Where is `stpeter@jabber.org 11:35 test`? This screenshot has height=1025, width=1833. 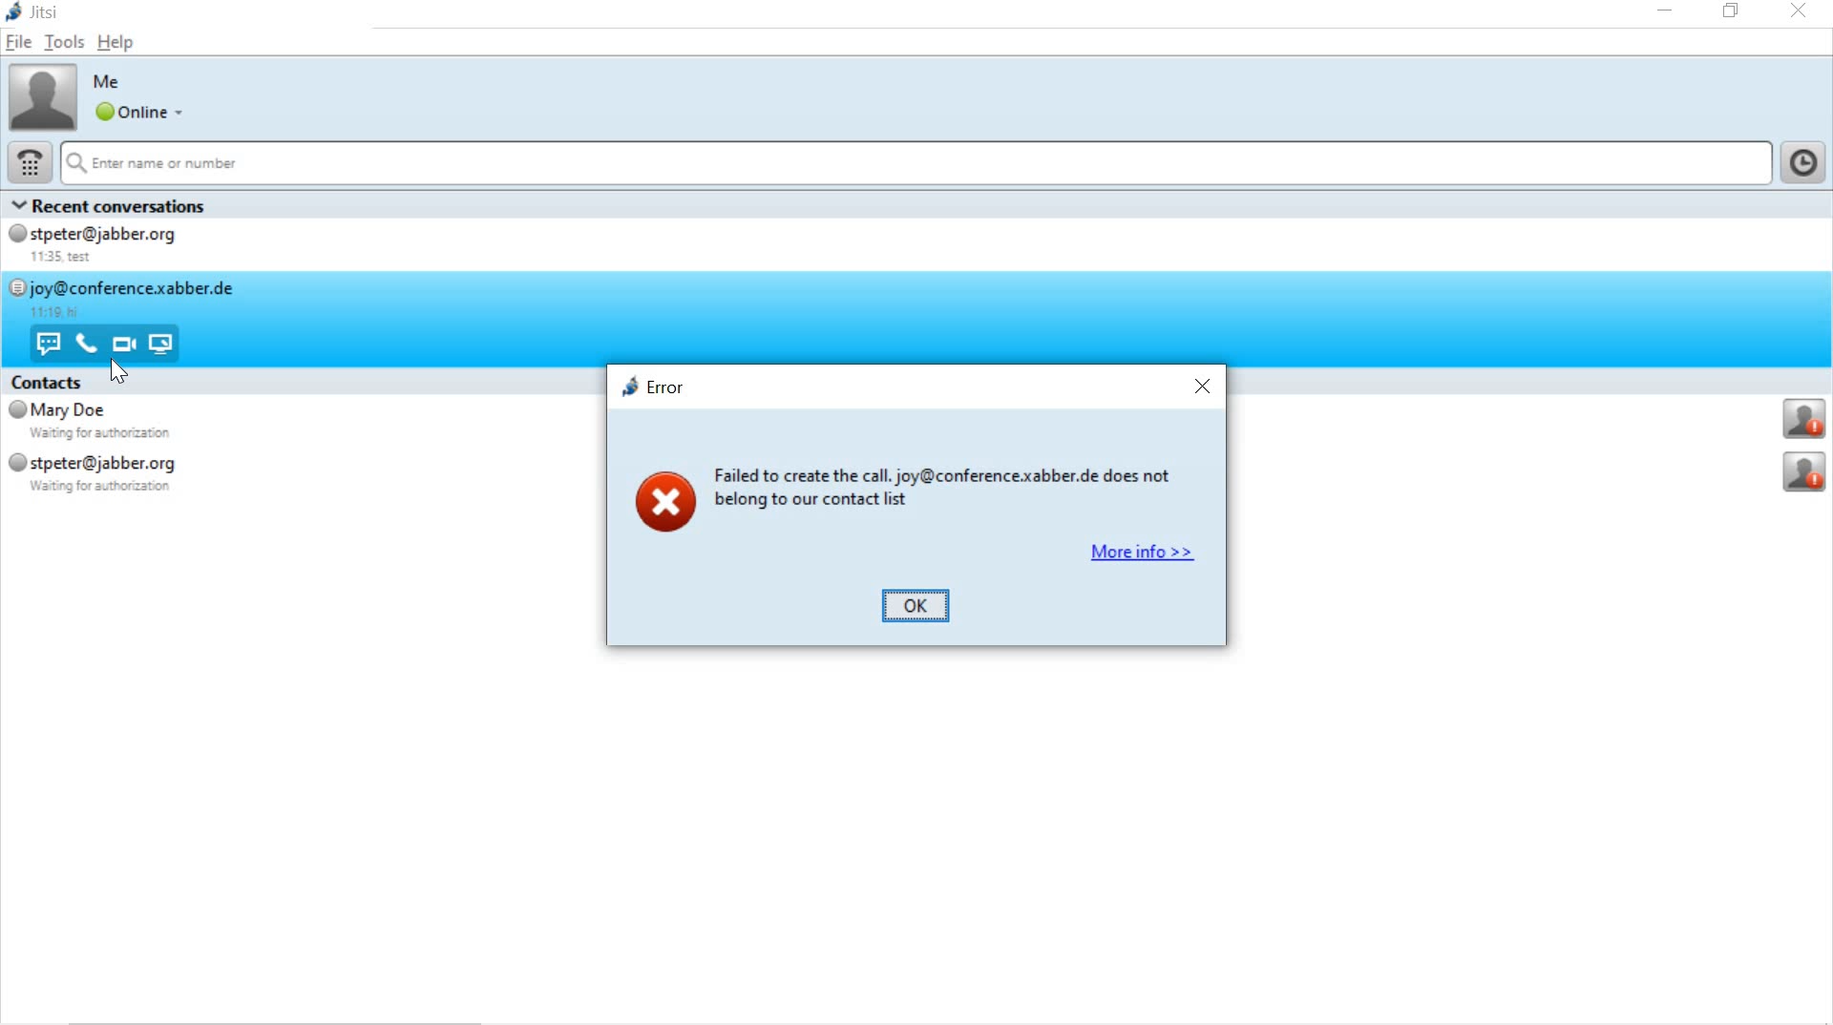 stpeter@jabber.org 11:35 test is located at coordinates (116, 246).